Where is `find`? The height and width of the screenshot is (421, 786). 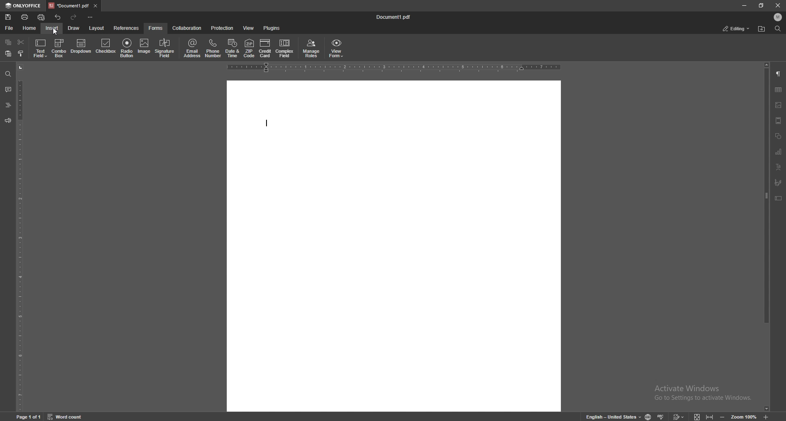 find is located at coordinates (8, 74).